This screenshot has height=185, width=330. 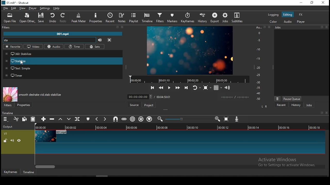 I want to click on time, so click(x=75, y=47).